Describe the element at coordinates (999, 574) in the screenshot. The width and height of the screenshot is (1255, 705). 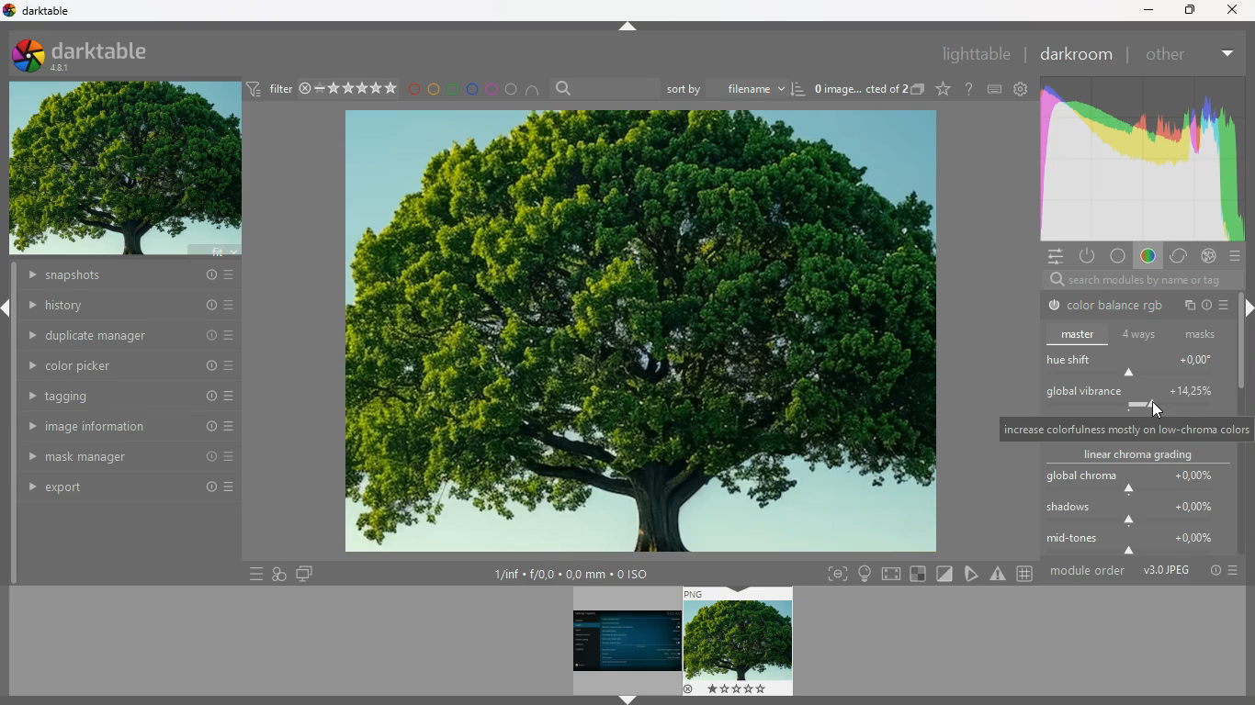
I see `warning` at that location.